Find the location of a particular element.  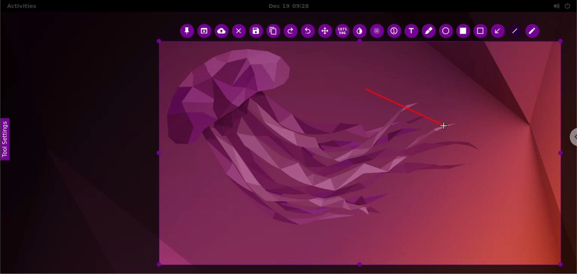

ellipse is located at coordinates (446, 31).